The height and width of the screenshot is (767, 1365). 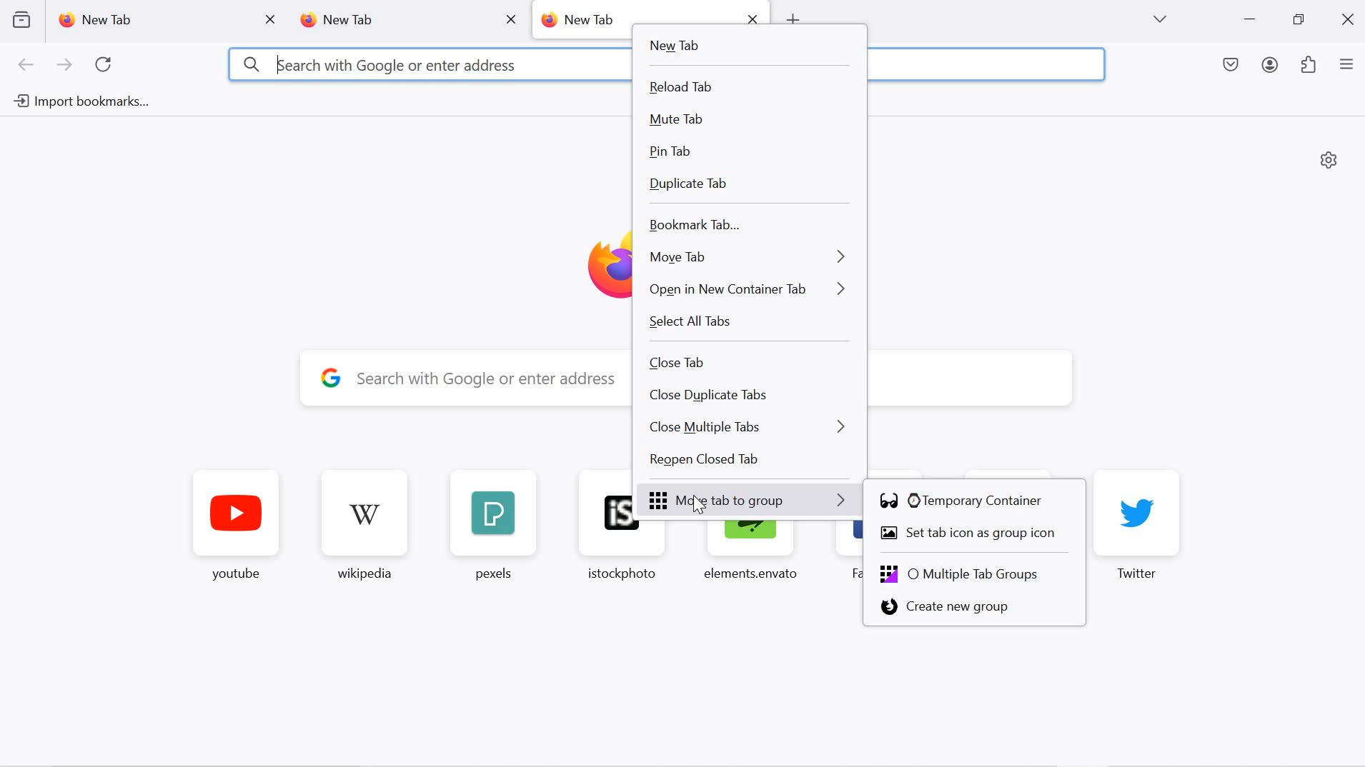 I want to click on extensions, so click(x=1309, y=66).